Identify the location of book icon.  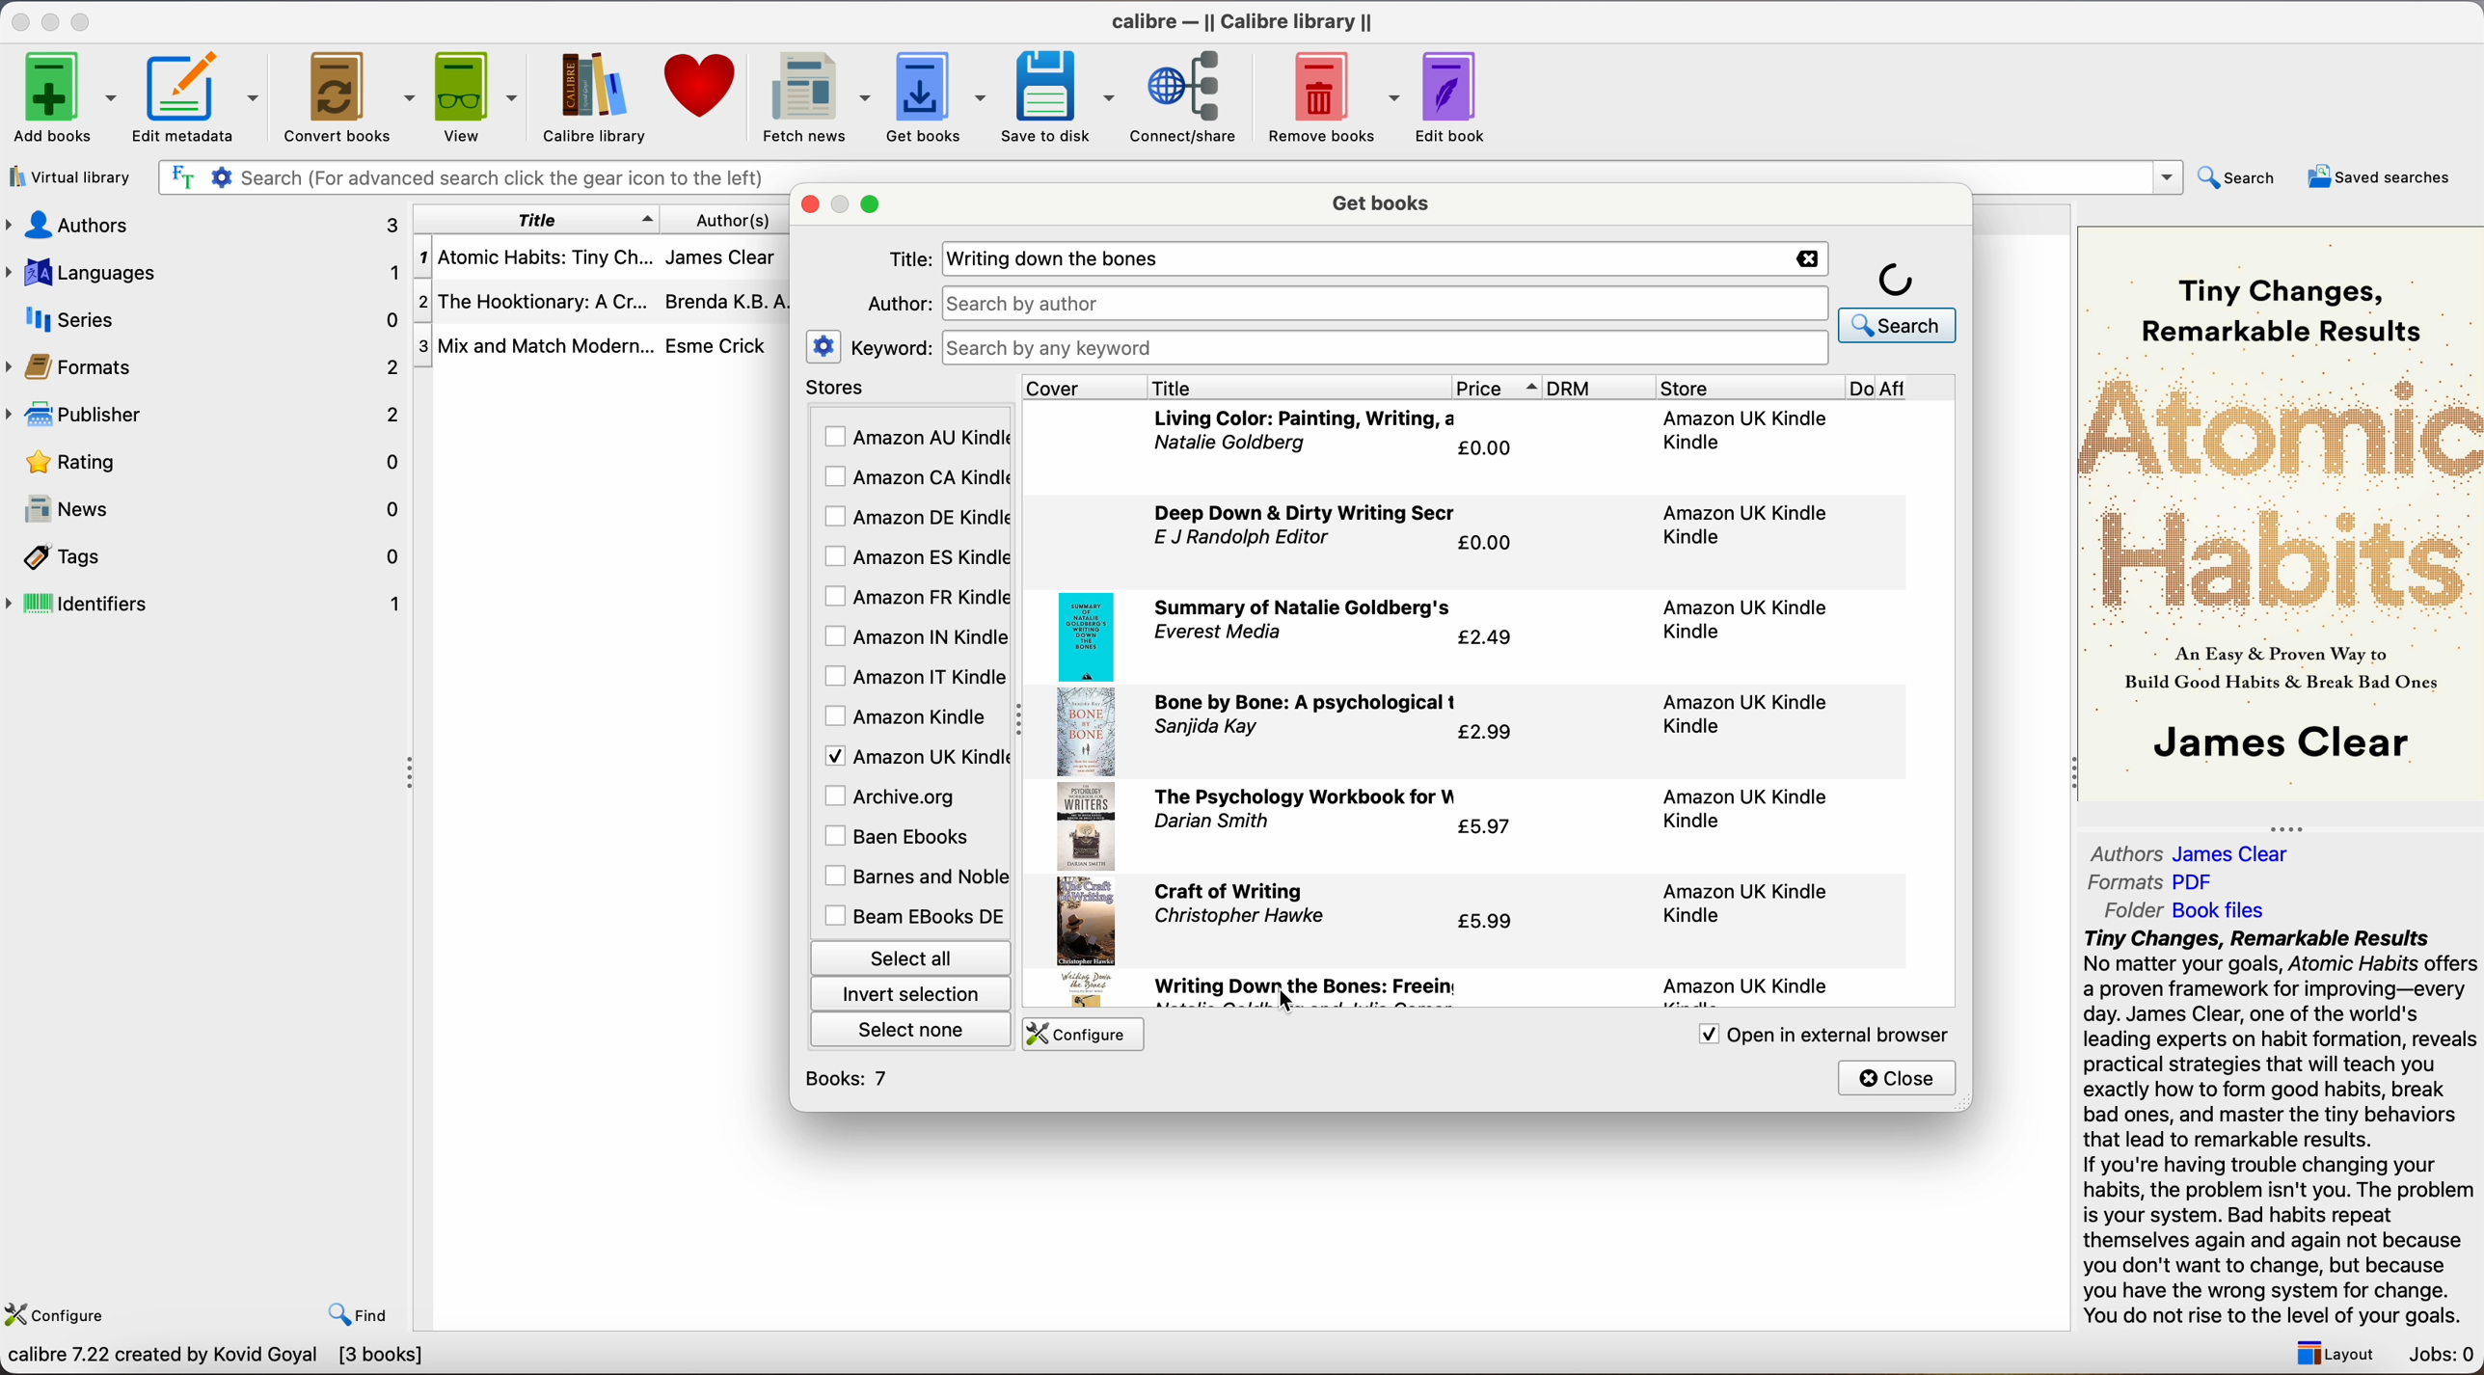
(1086, 921).